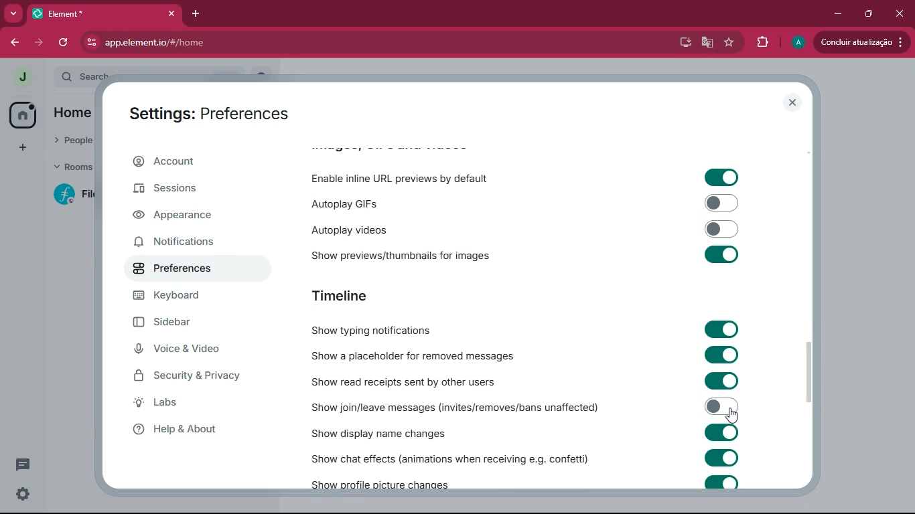  I want to click on toggle on/off, so click(721, 482).